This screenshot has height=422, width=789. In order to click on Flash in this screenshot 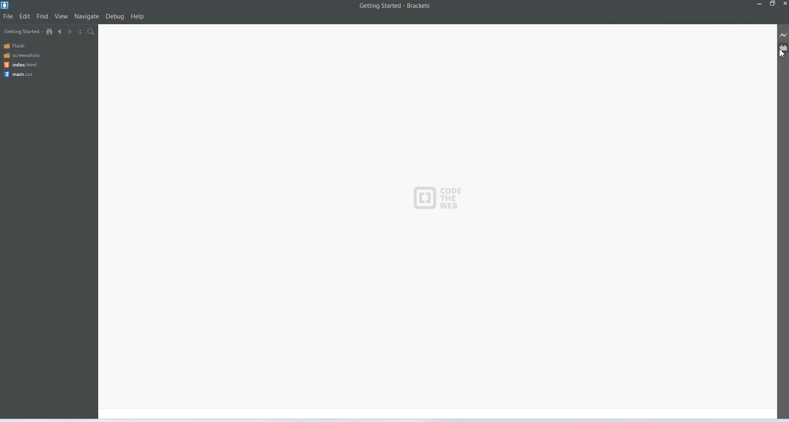, I will do `click(28, 46)`.